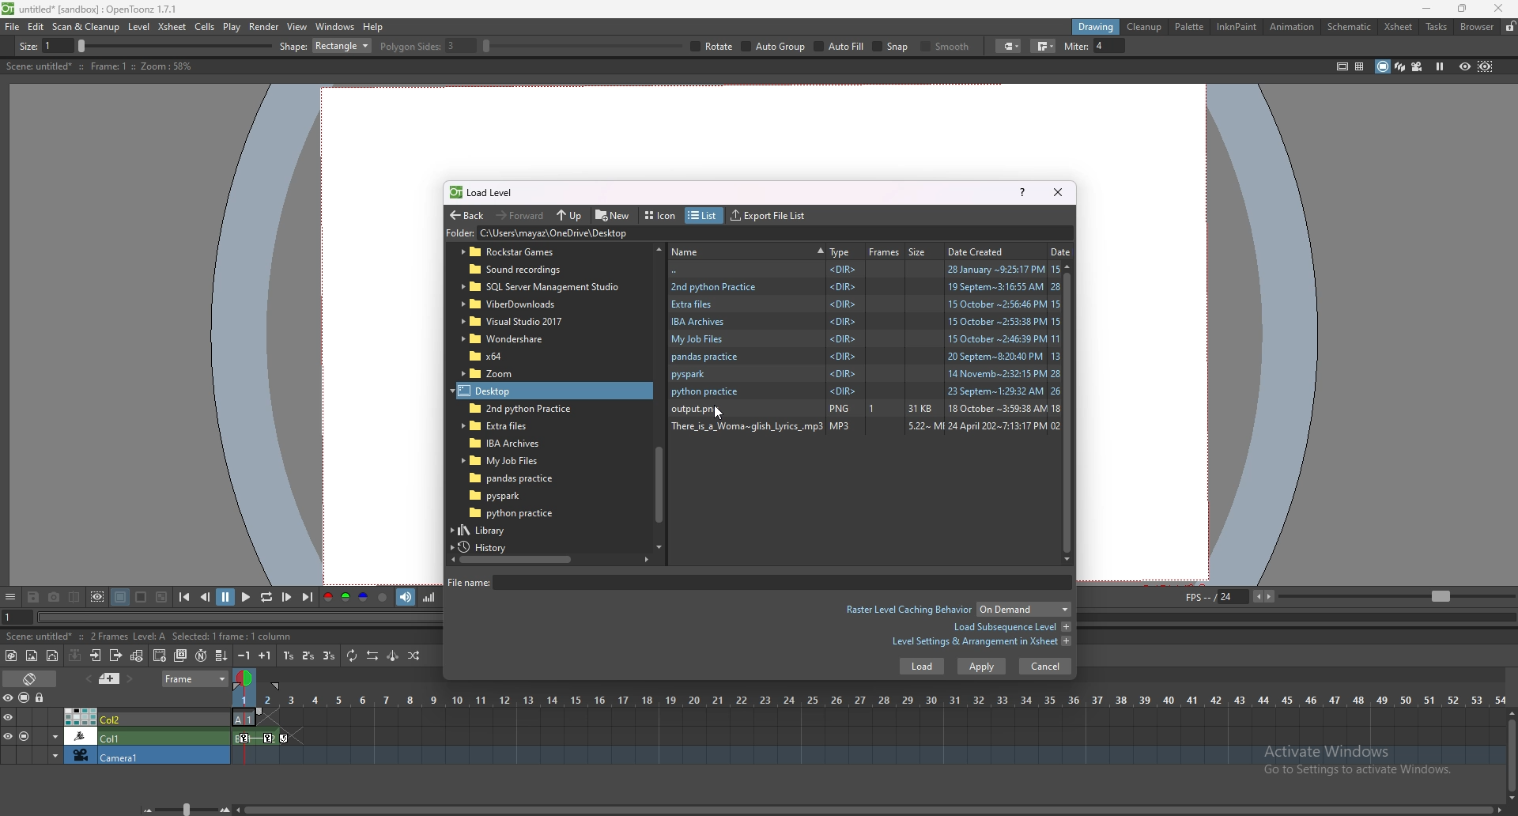 The width and height of the screenshot is (1518, 816). I want to click on names, so click(747, 250).